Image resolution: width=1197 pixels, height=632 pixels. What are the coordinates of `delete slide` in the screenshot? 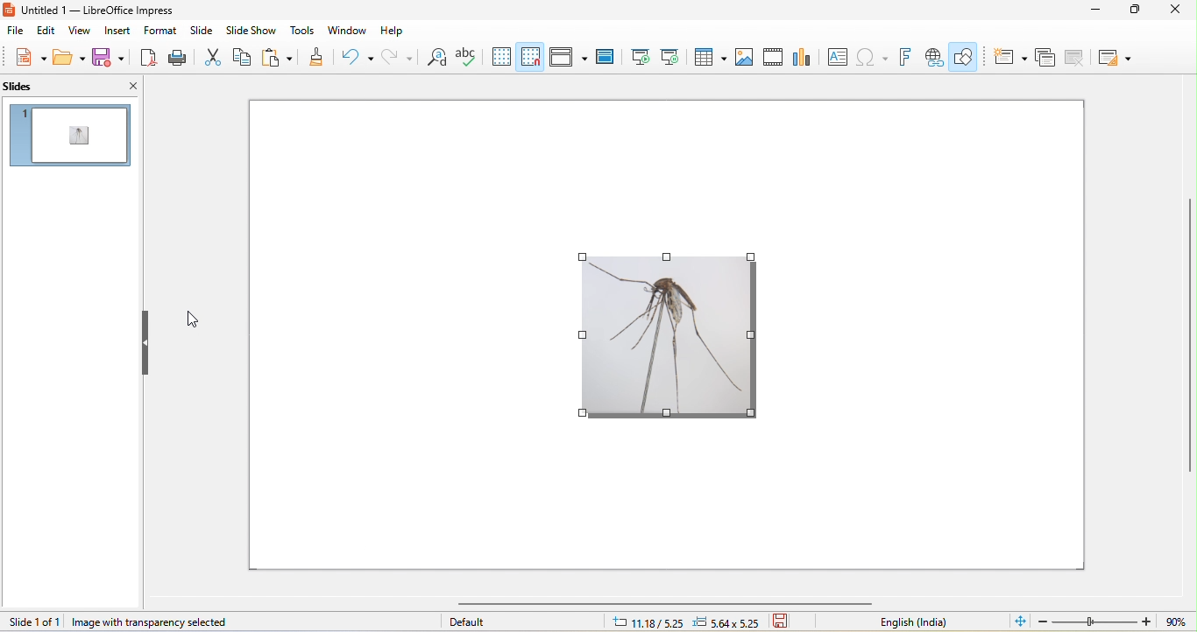 It's located at (1076, 58).